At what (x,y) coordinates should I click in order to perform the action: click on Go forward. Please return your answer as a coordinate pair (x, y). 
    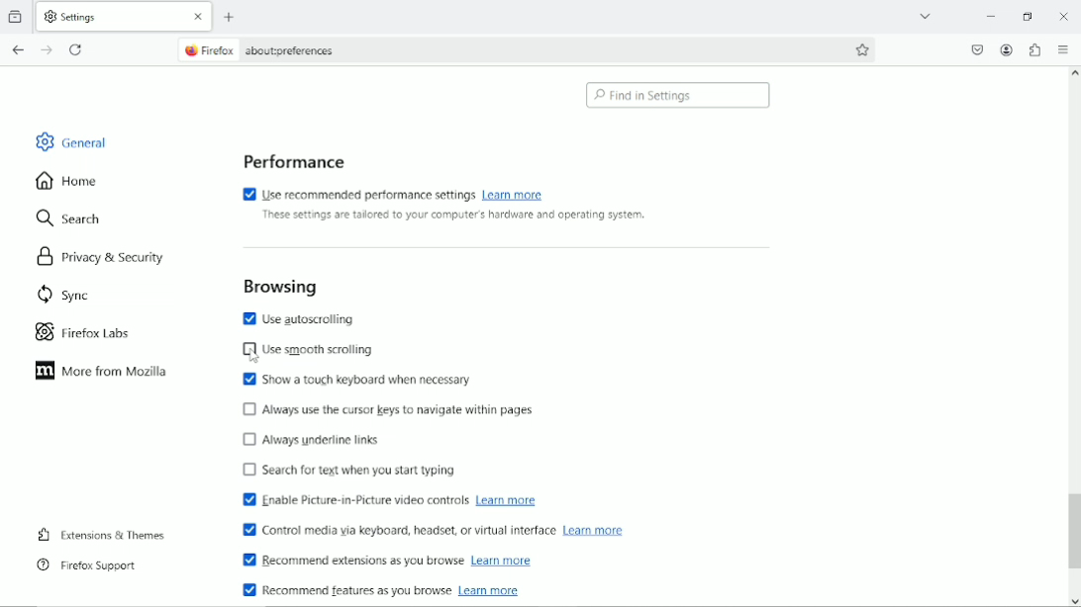
    Looking at the image, I should click on (46, 49).